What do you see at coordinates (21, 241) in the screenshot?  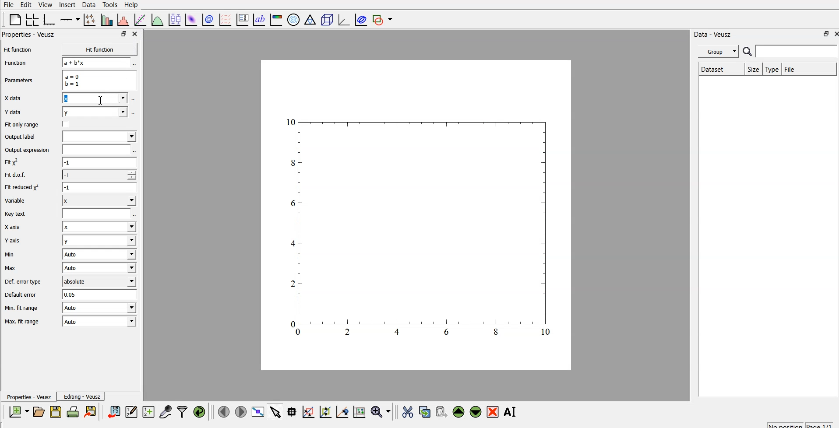 I see `Y axis` at bounding box center [21, 241].